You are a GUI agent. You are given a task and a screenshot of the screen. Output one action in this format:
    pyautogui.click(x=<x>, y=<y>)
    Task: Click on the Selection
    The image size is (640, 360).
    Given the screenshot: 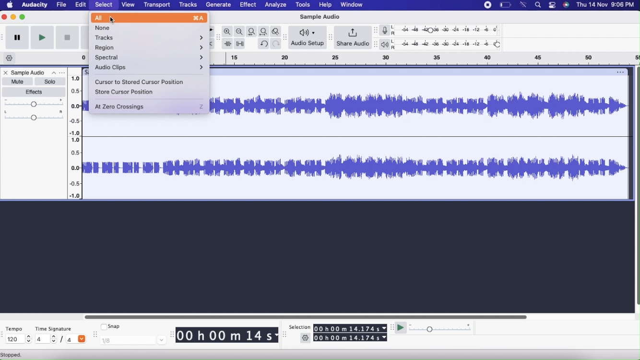 What is the action you would take?
    pyautogui.click(x=300, y=326)
    